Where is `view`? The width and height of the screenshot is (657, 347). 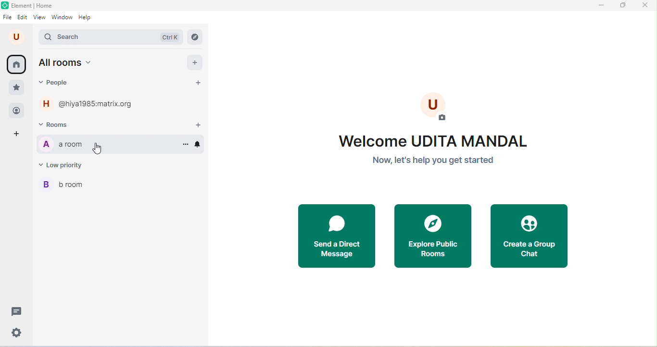
view is located at coordinates (39, 17).